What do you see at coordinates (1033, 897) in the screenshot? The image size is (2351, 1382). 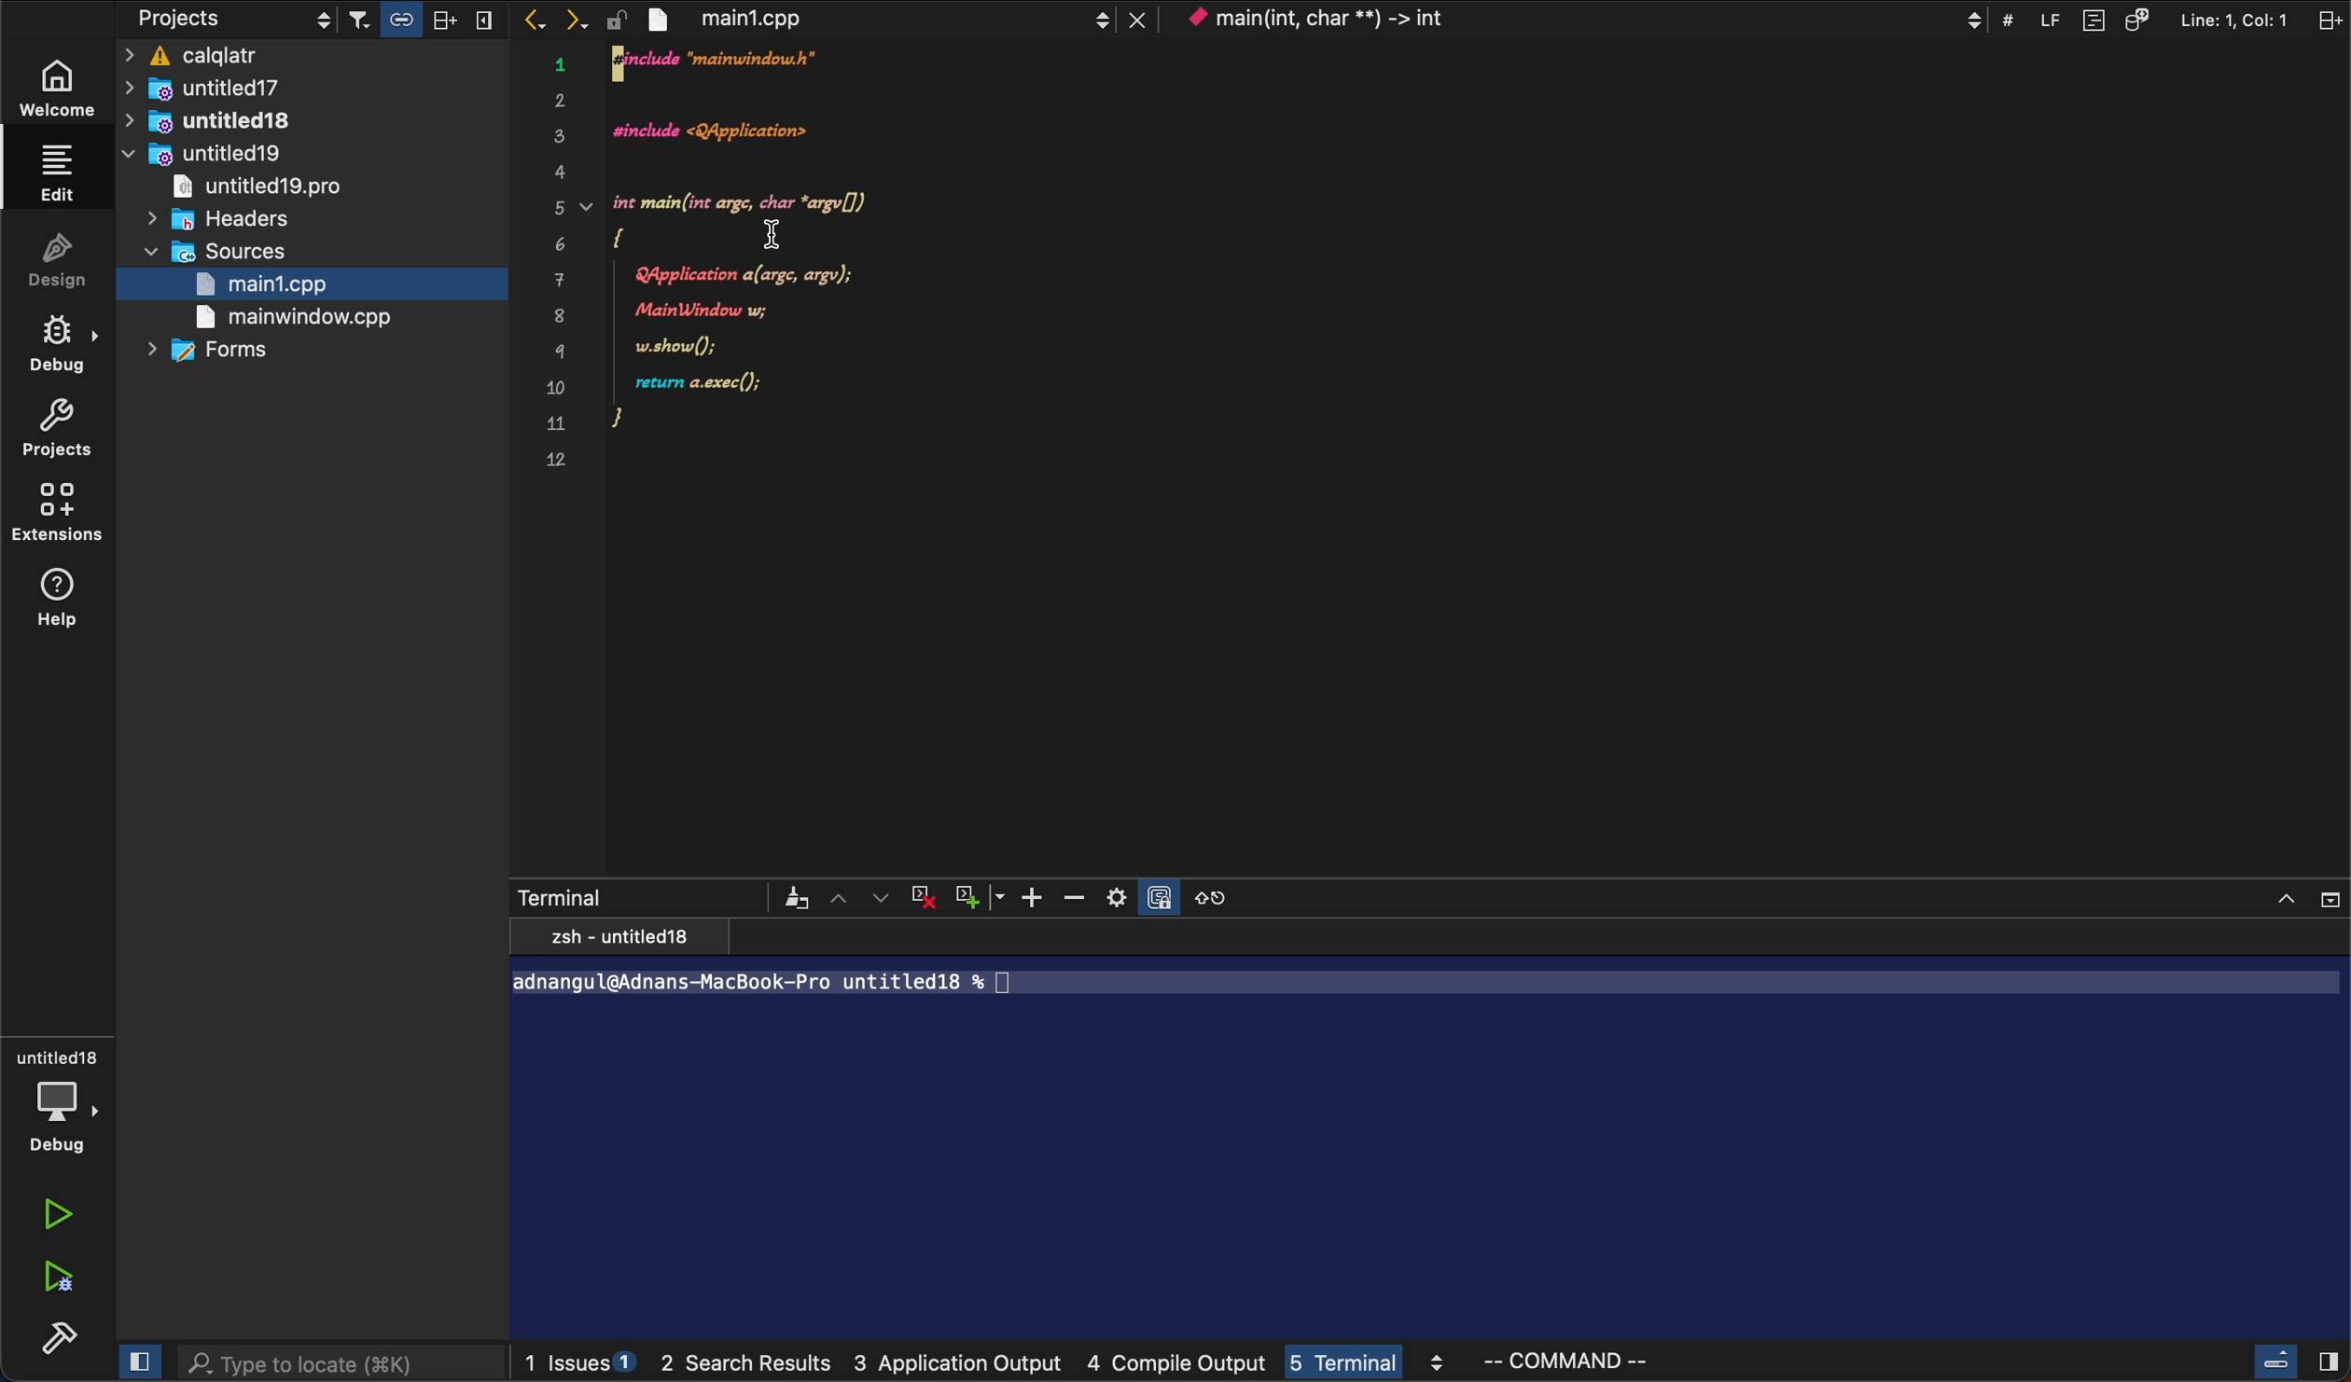 I see `zoom in` at bounding box center [1033, 897].